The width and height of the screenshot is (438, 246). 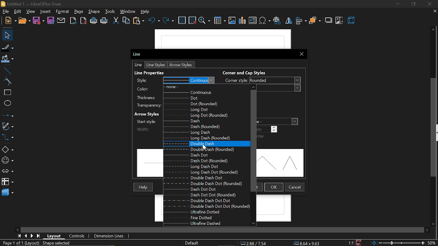 What do you see at coordinates (56, 243) in the screenshot?
I see `shape selected` at bounding box center [56, 243].